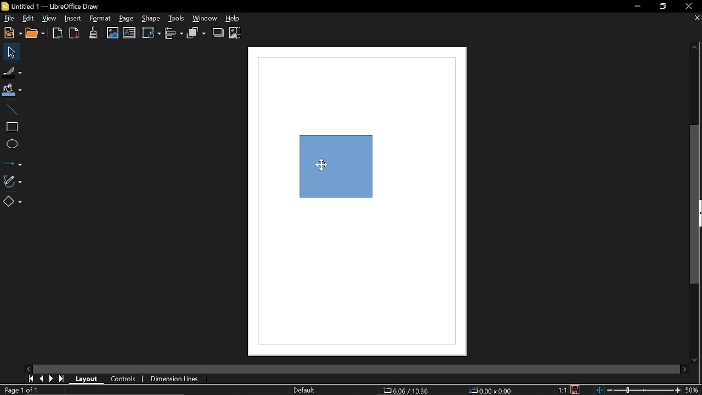  What do you see at coordinates (576, 390) in the screenshot?
I see `Save` at bounding box center [576, 390].